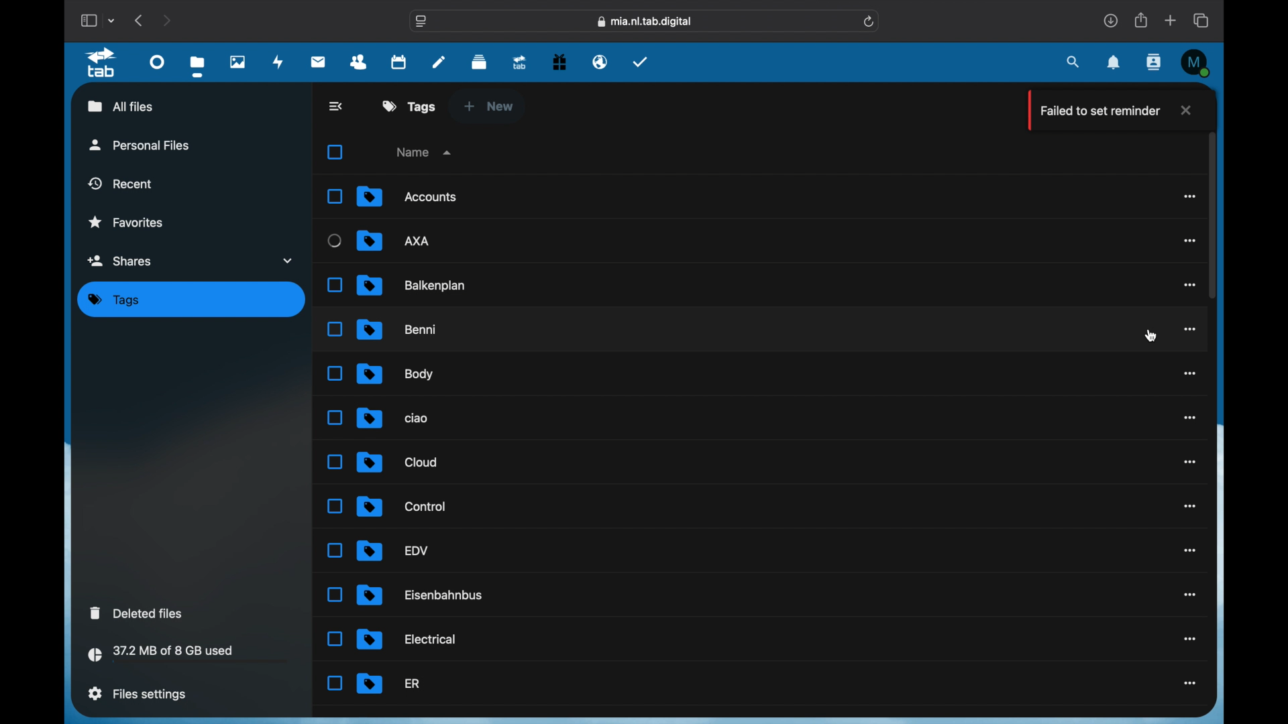 This screenshot has width=1288, height=724. I want to click on Unselected Checkbox, so click(333, 594).